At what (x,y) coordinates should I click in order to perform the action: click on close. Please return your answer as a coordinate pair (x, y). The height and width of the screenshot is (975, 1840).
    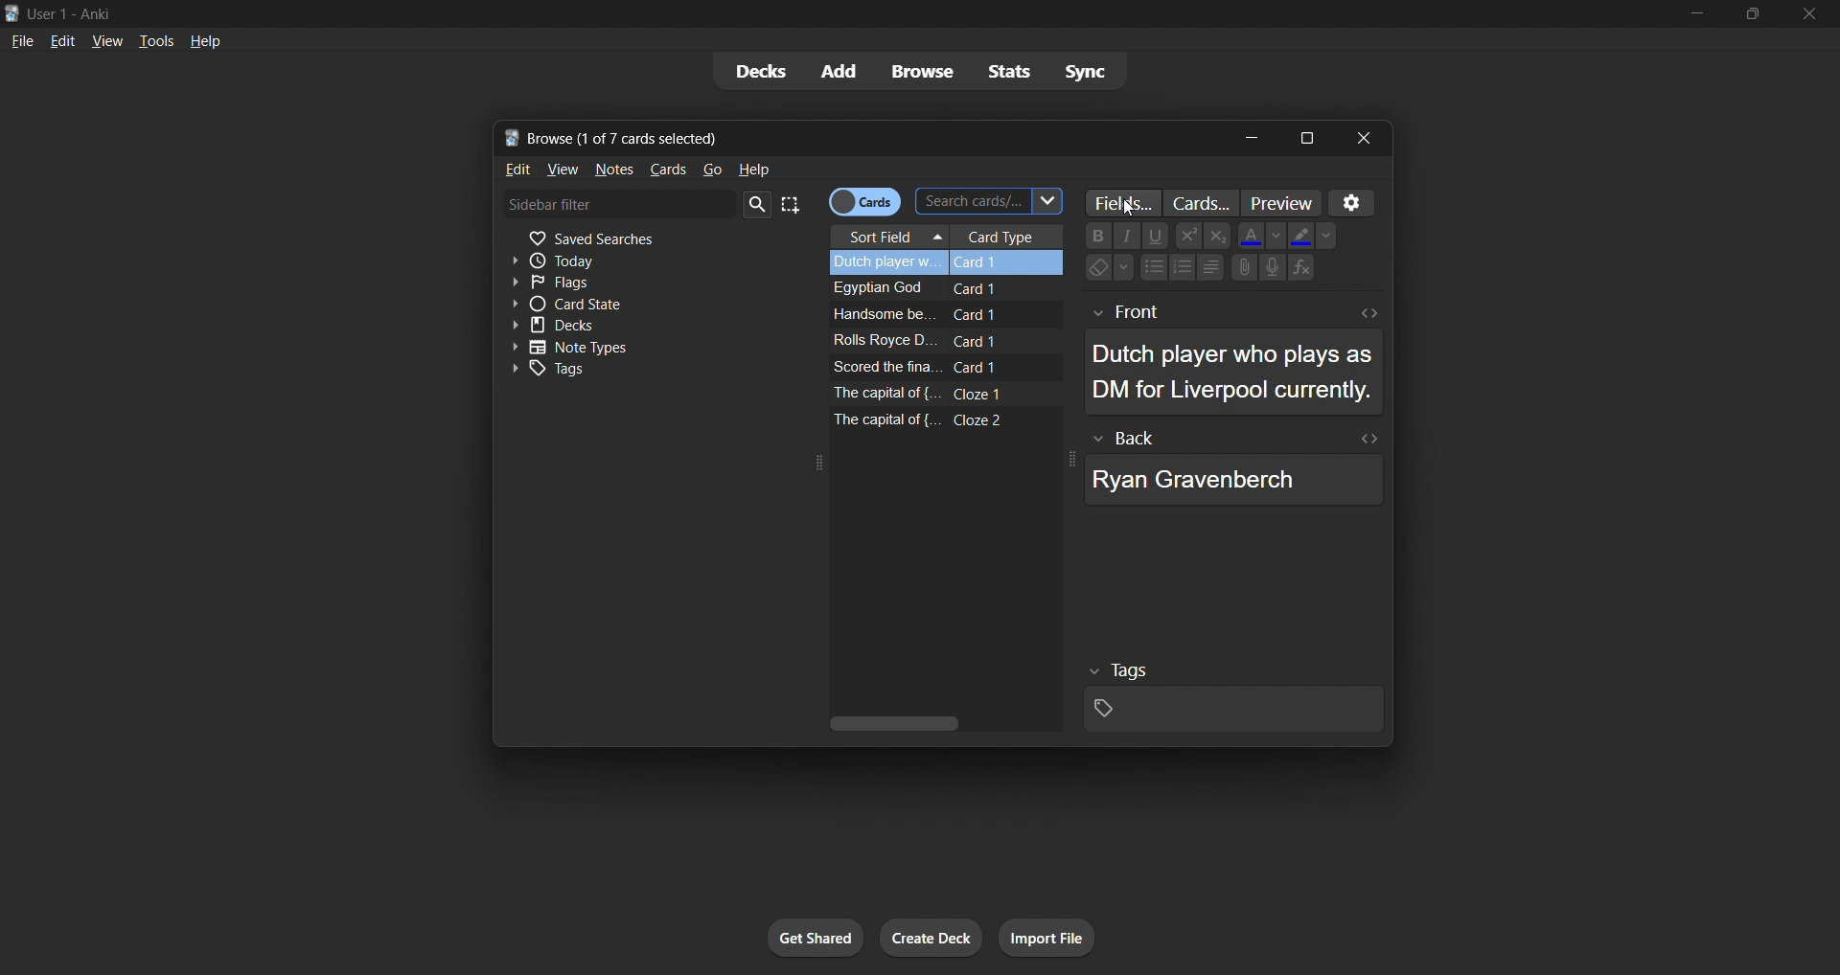
    Looking at the image, I should click on (1806, 14).